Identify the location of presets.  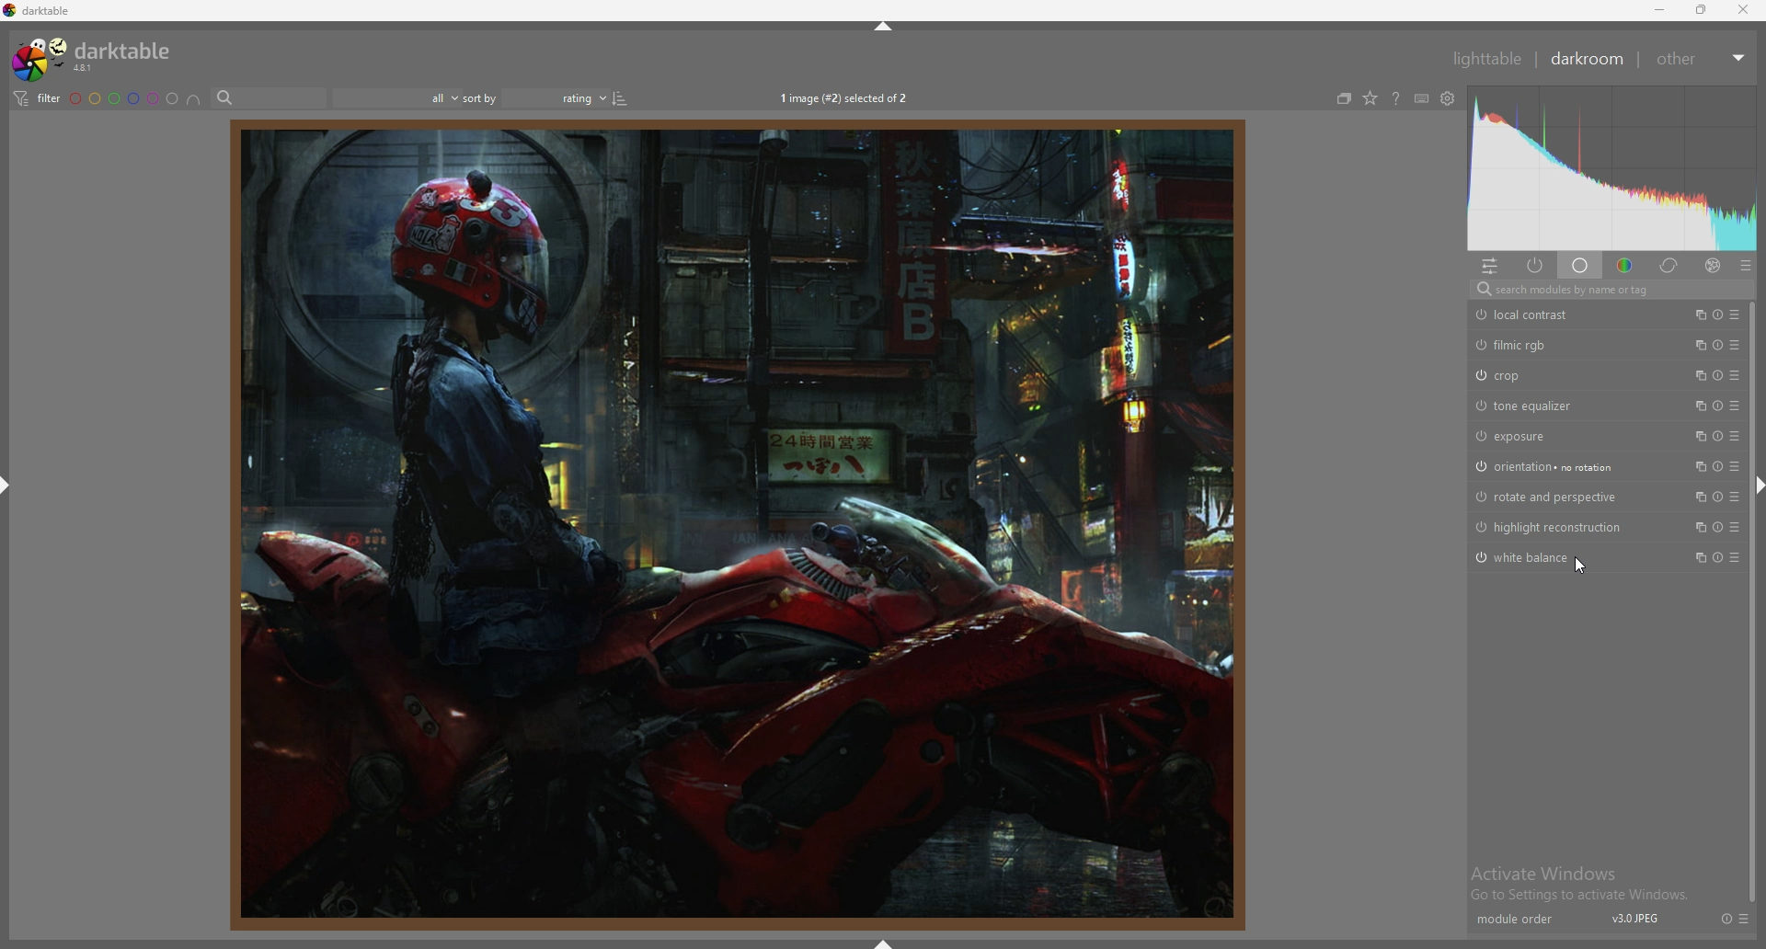
(1733, 436).